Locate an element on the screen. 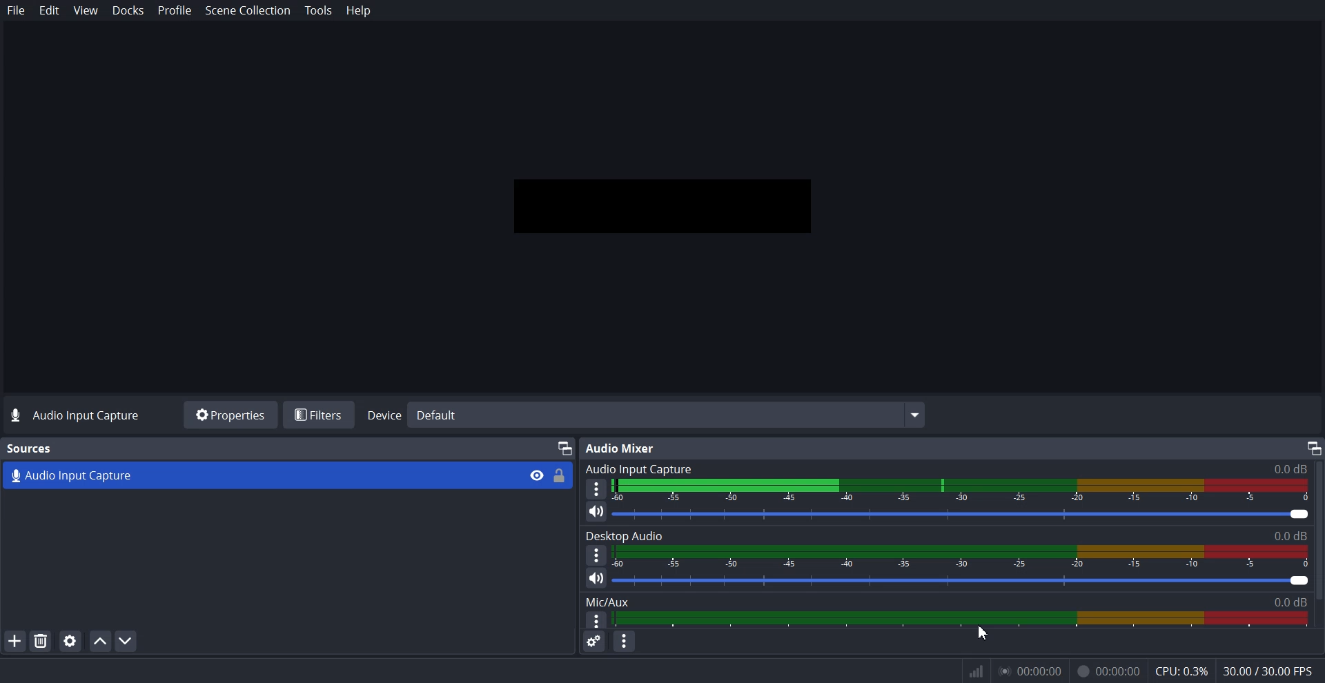 Image resolution: width=1325 pixels, height=683 pixels. Recording is located at coordinates (1108, 672).